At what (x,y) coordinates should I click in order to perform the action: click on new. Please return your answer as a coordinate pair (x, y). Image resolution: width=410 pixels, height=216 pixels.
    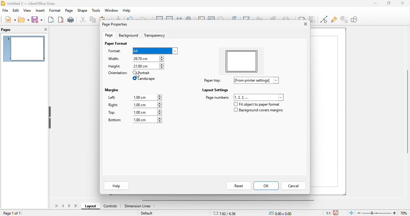
    Looking at the image, I should click on (10, 19).